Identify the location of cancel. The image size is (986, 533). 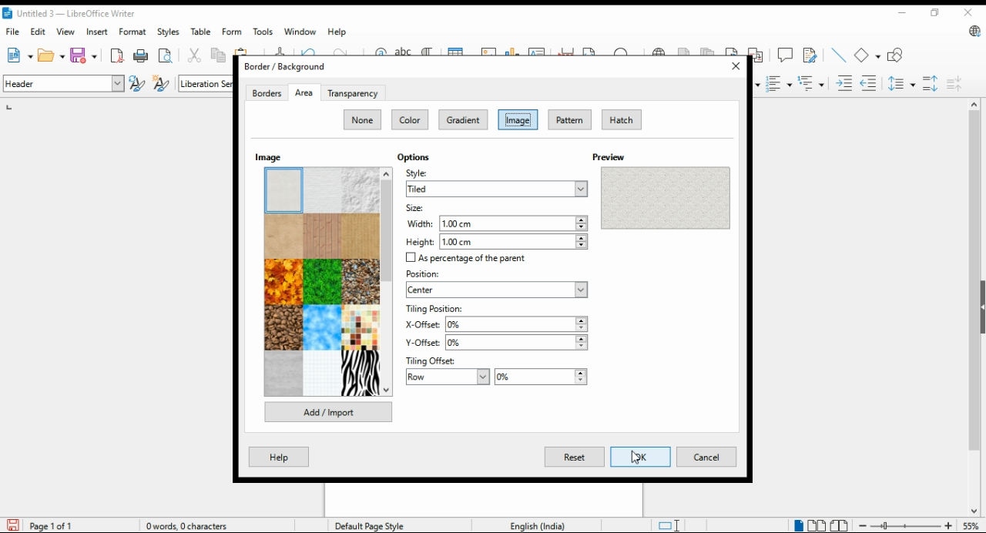
(706, 456).